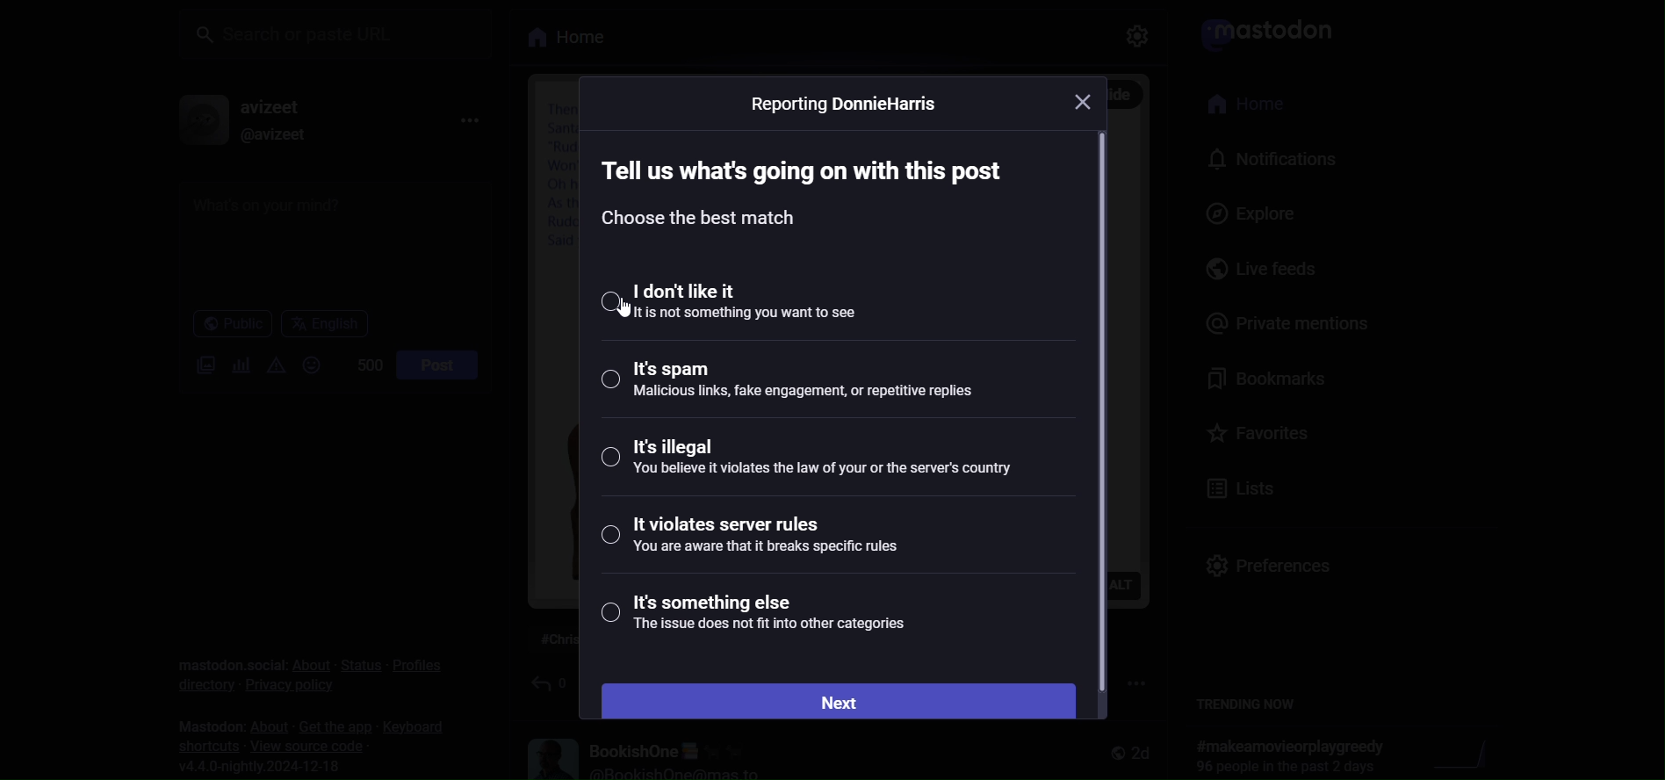 Image resolution: width=1665 pixels, height=780 pixels. Describe the element at coordinates (791, 385) in the screenshot. I see `It's spamMalicious links, fake engagement, or repetitive replies` at that location.